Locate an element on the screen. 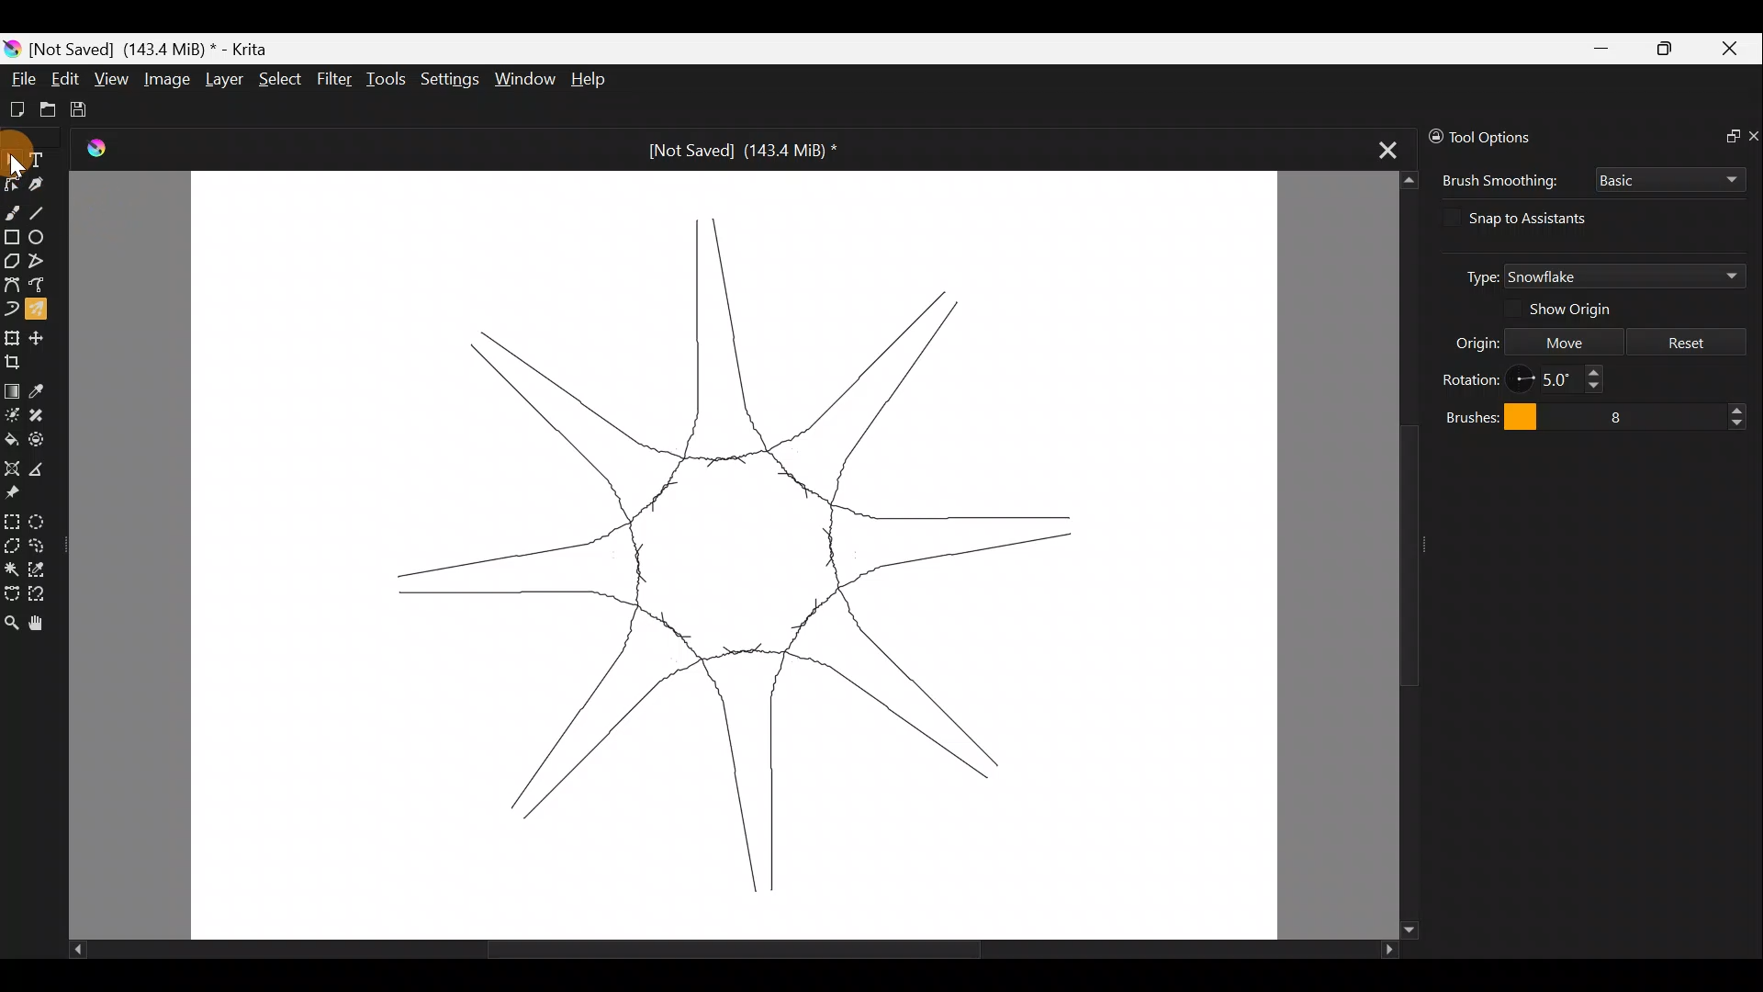  Not Saved] (143.4 MiB) * is located at coordinates (727, 151).